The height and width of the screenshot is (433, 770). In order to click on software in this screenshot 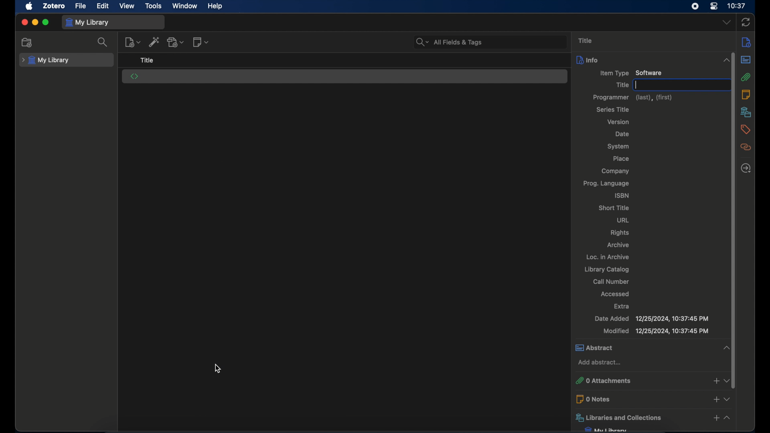, I will do `click(134, 76)`.